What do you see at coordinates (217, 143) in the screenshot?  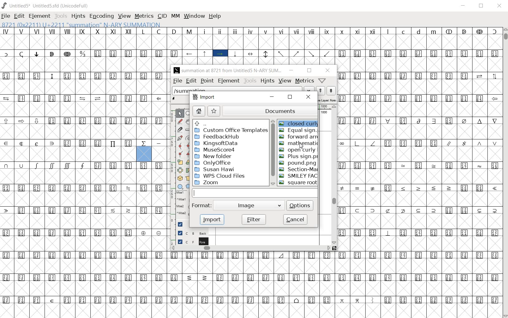 I see `KingsoftData` at bounding box center [217, 143].